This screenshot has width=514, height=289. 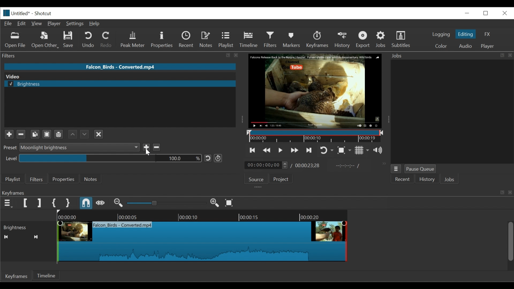 What do you see at coordinates (68, 40) in the screenshot?
I see `Save` at bounding box center [68, 40].